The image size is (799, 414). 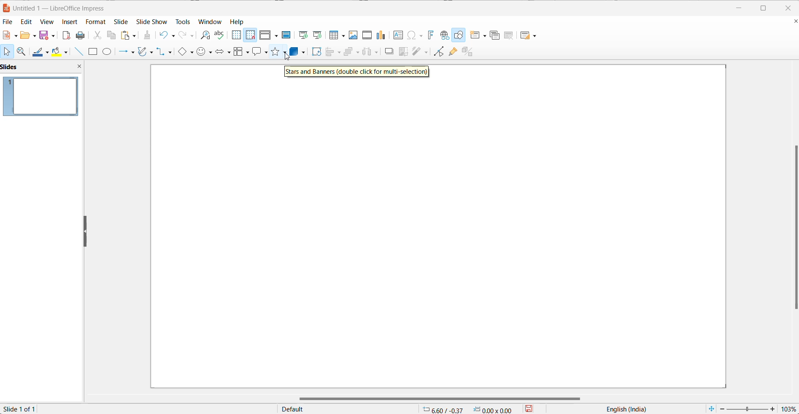 What do you see at coordinates (204, 36) in the screenshot?
I see `find and replace` at bounding box center [204, 36].